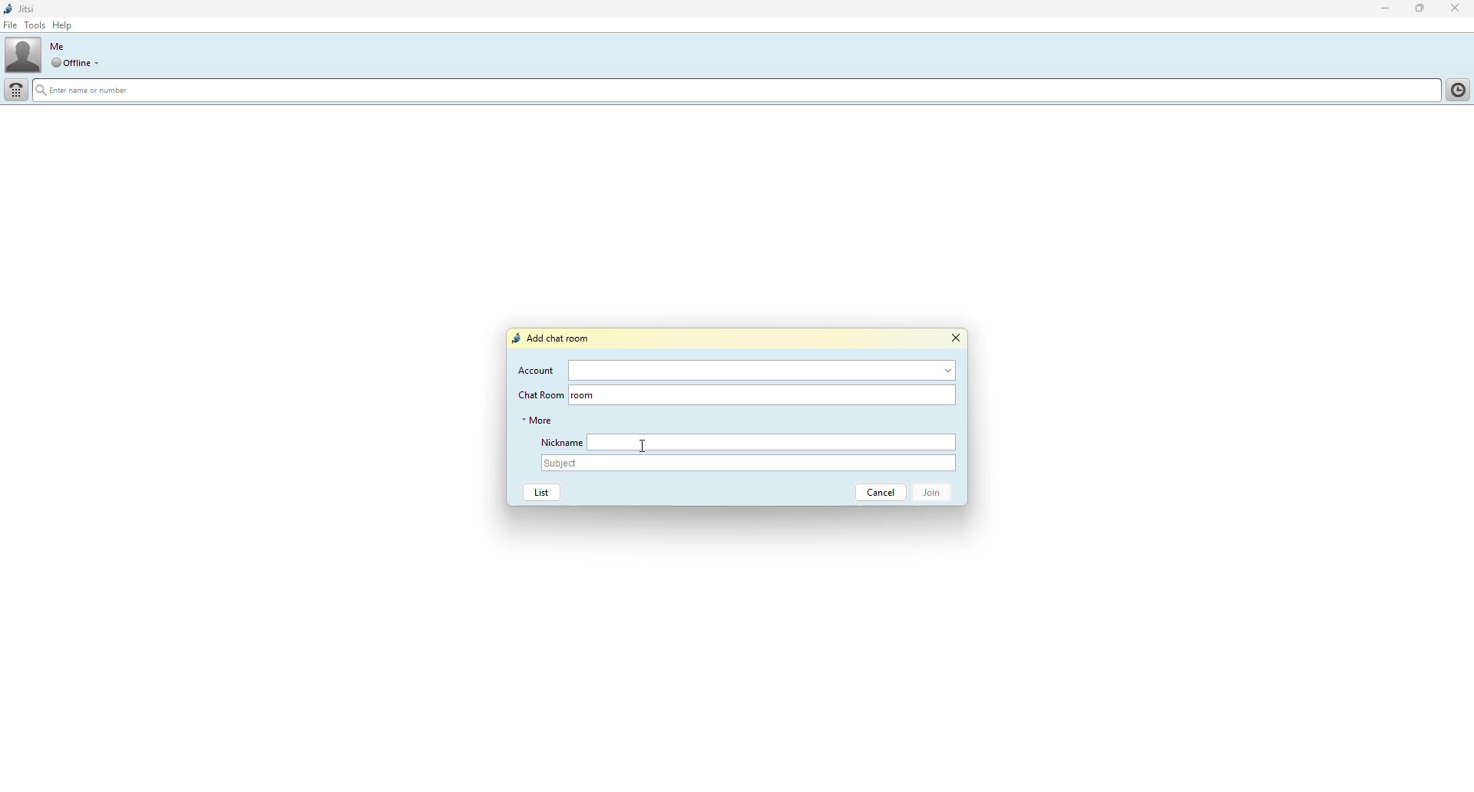  Describe the element at coordinates (737, 92) in the screenshot. I see `search name` at that location.